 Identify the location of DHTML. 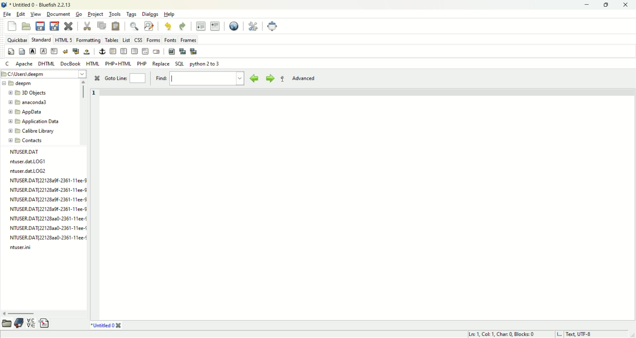
(47, 64).